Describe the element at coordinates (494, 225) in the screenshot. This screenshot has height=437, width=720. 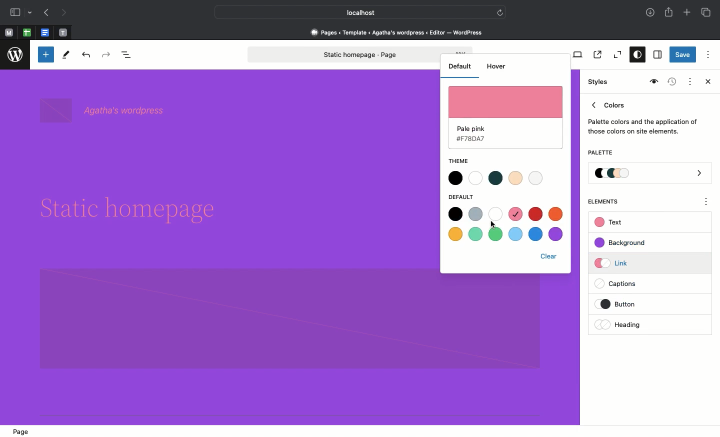
I see `cursor` at that location.